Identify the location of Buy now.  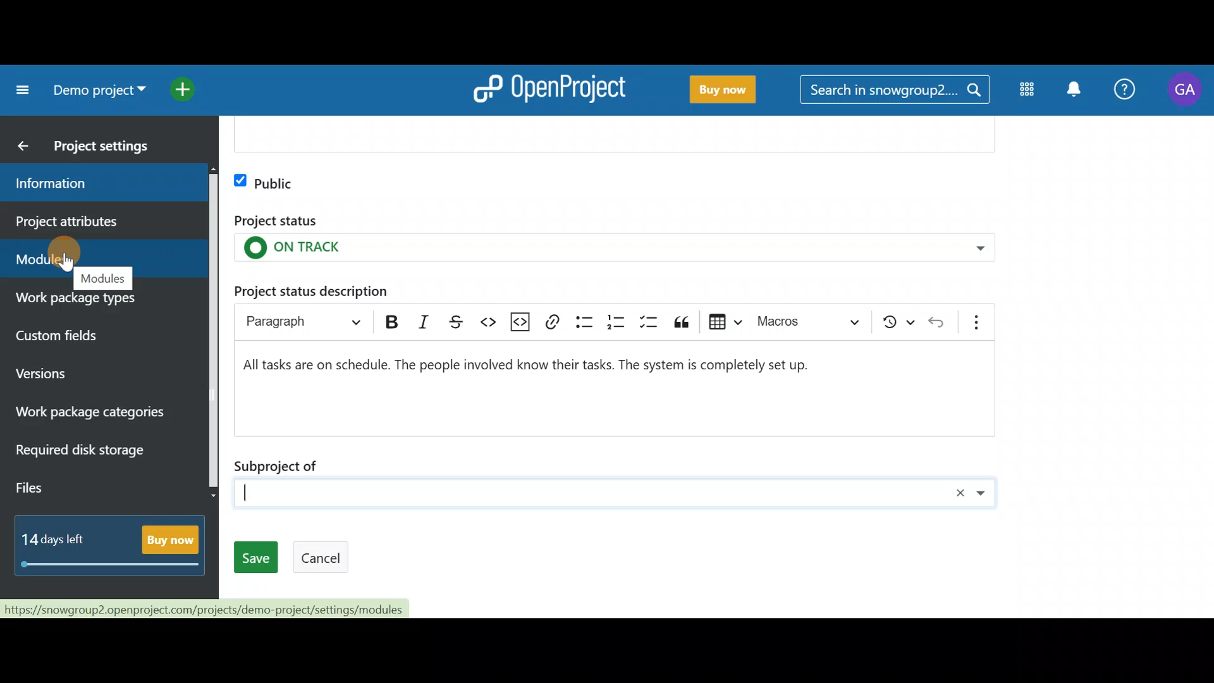
(725, 92).